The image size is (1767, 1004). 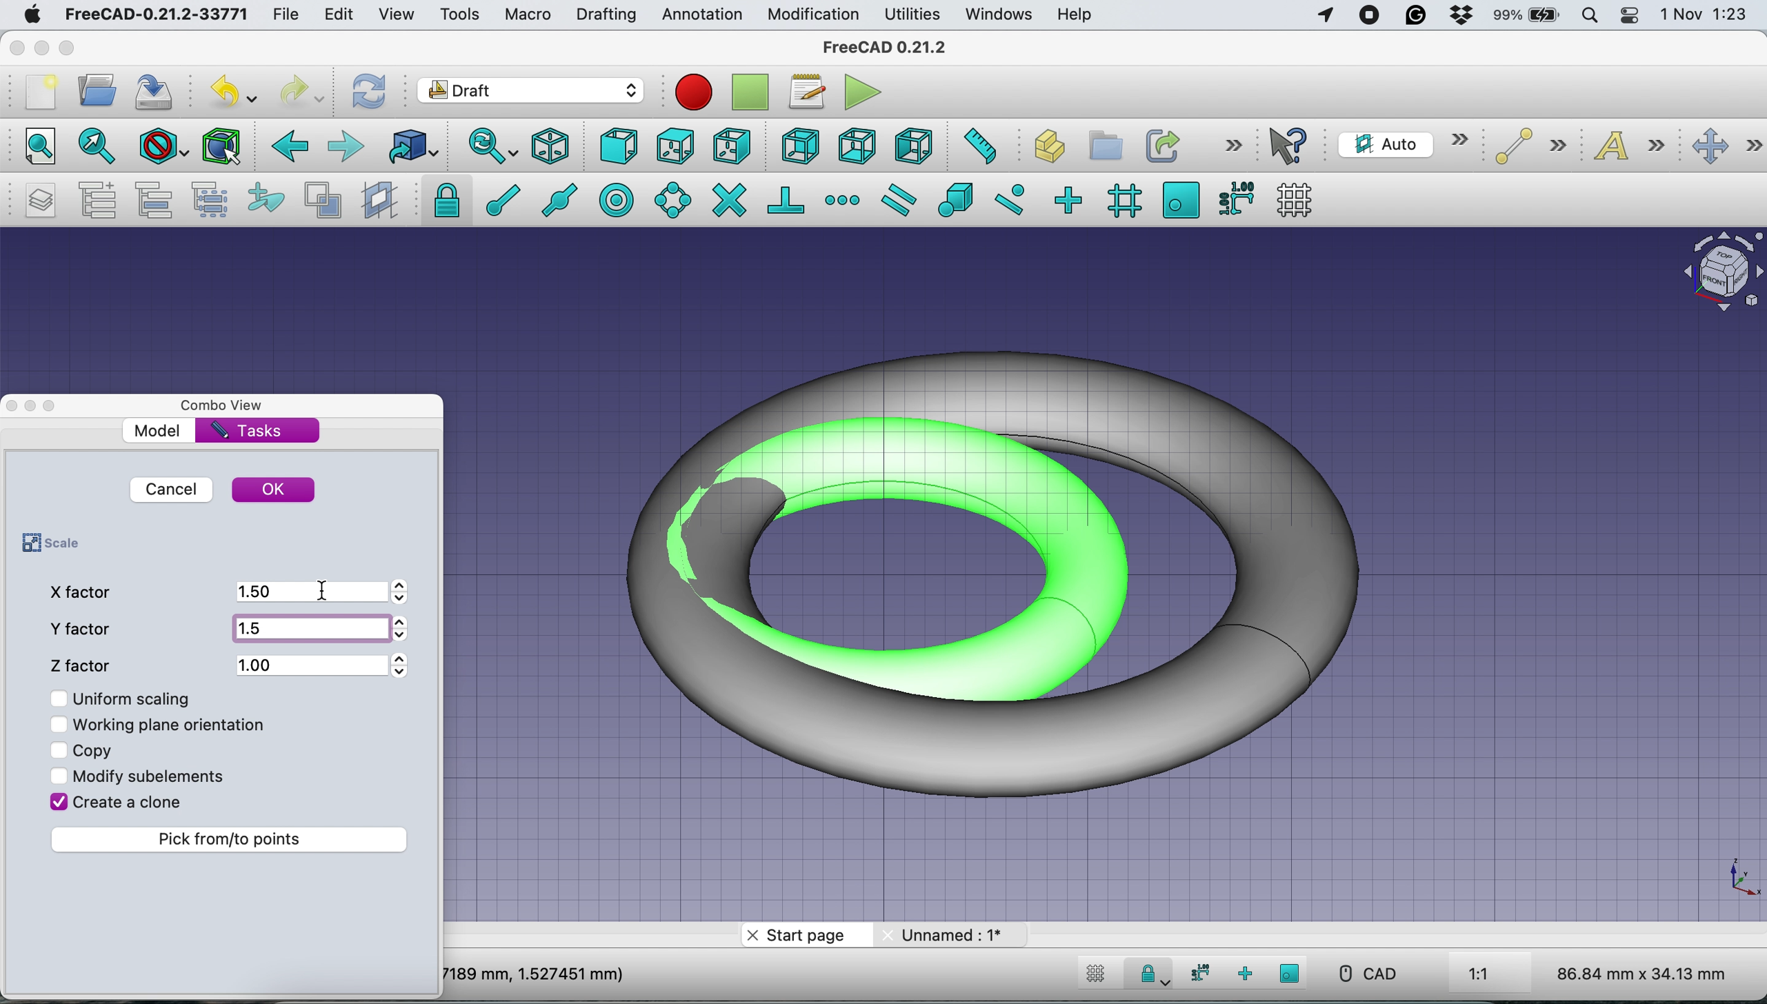 What do you see at coordinates (401, 665) in the screenshot?
I see `Arrows` at bounding box center [401, 665].